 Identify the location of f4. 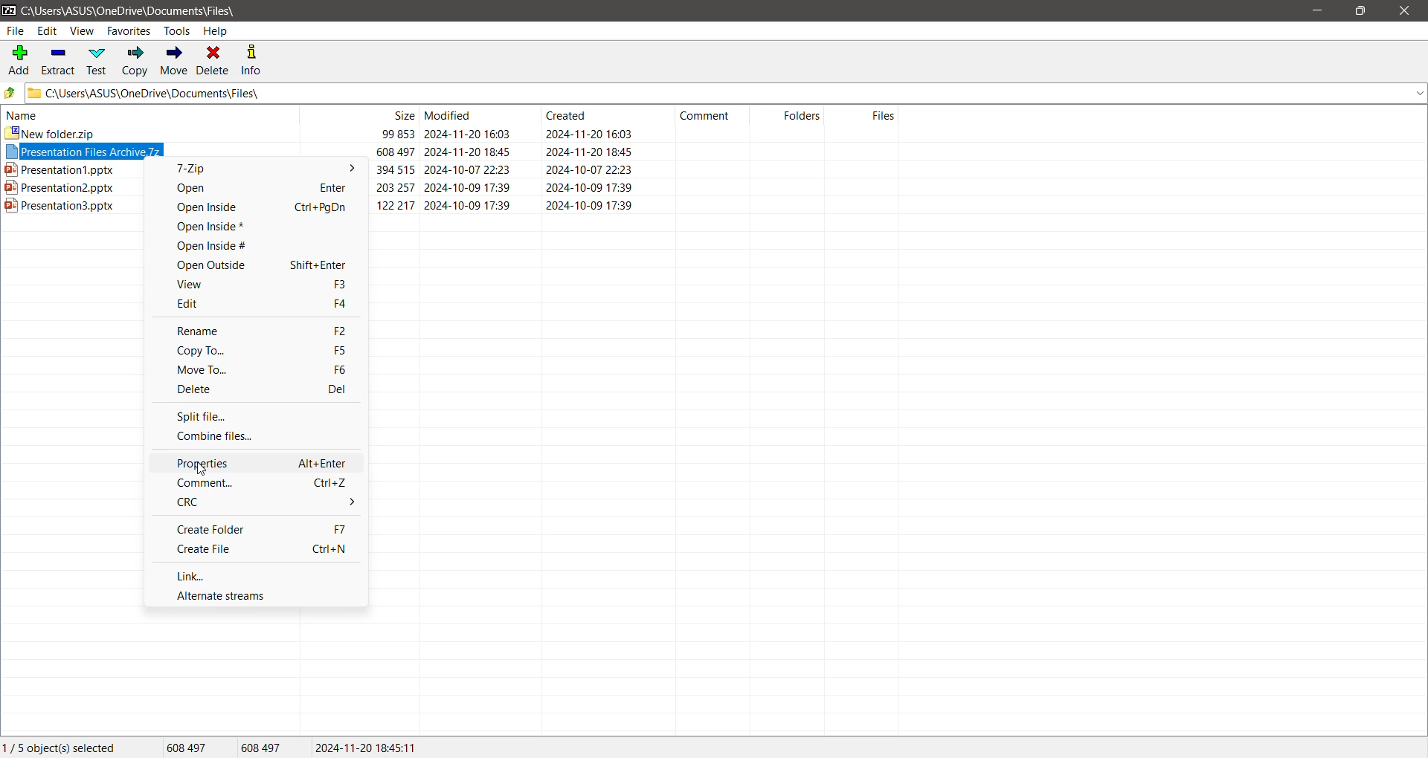
(332, 304).